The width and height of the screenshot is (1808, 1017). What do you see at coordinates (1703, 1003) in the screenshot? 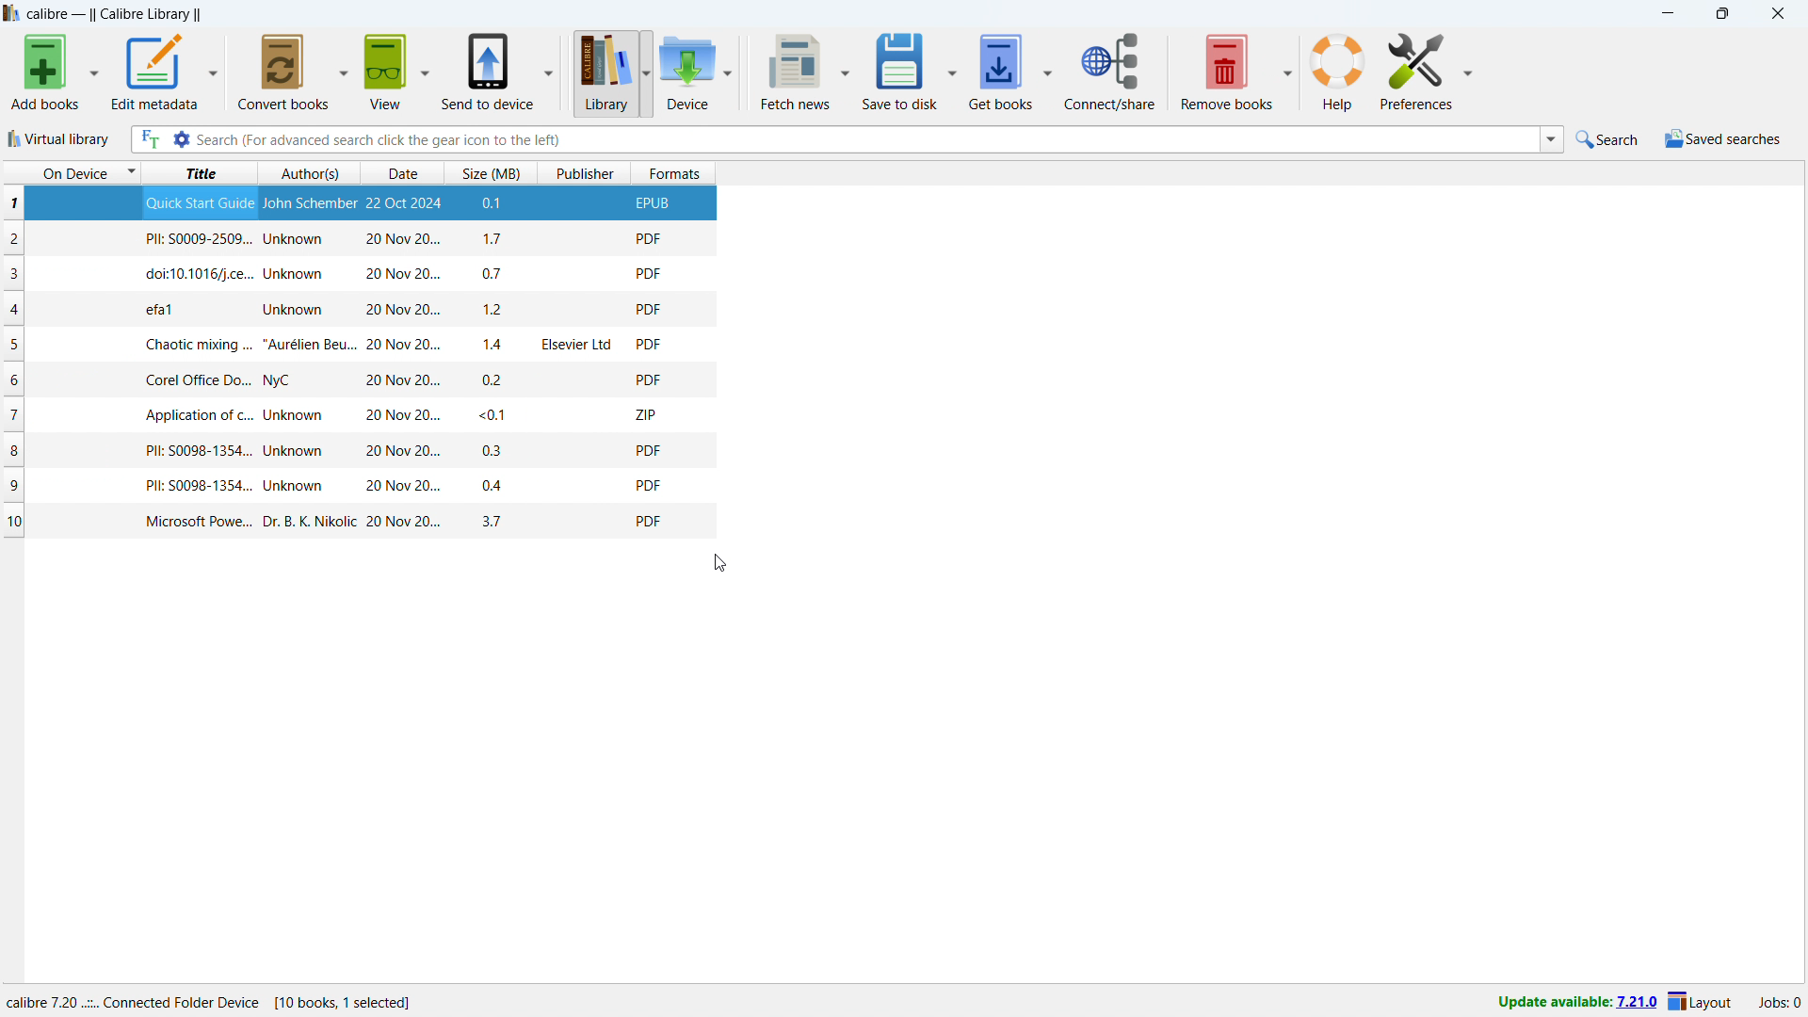
I see `layout` at bounding box center [1703, 1003].